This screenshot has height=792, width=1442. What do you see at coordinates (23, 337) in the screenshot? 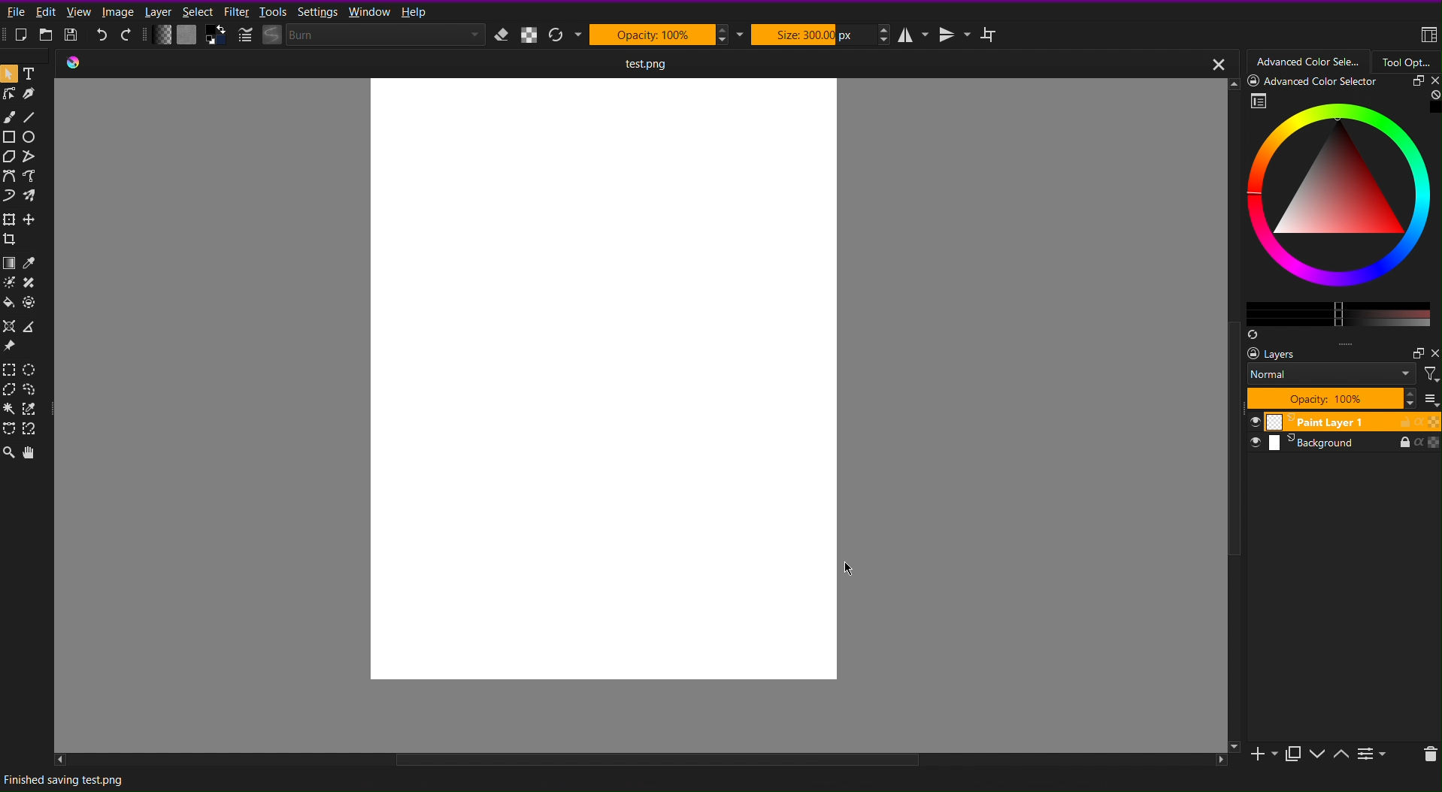
I see `Assistant Tools` at bounding box center [23, 337].